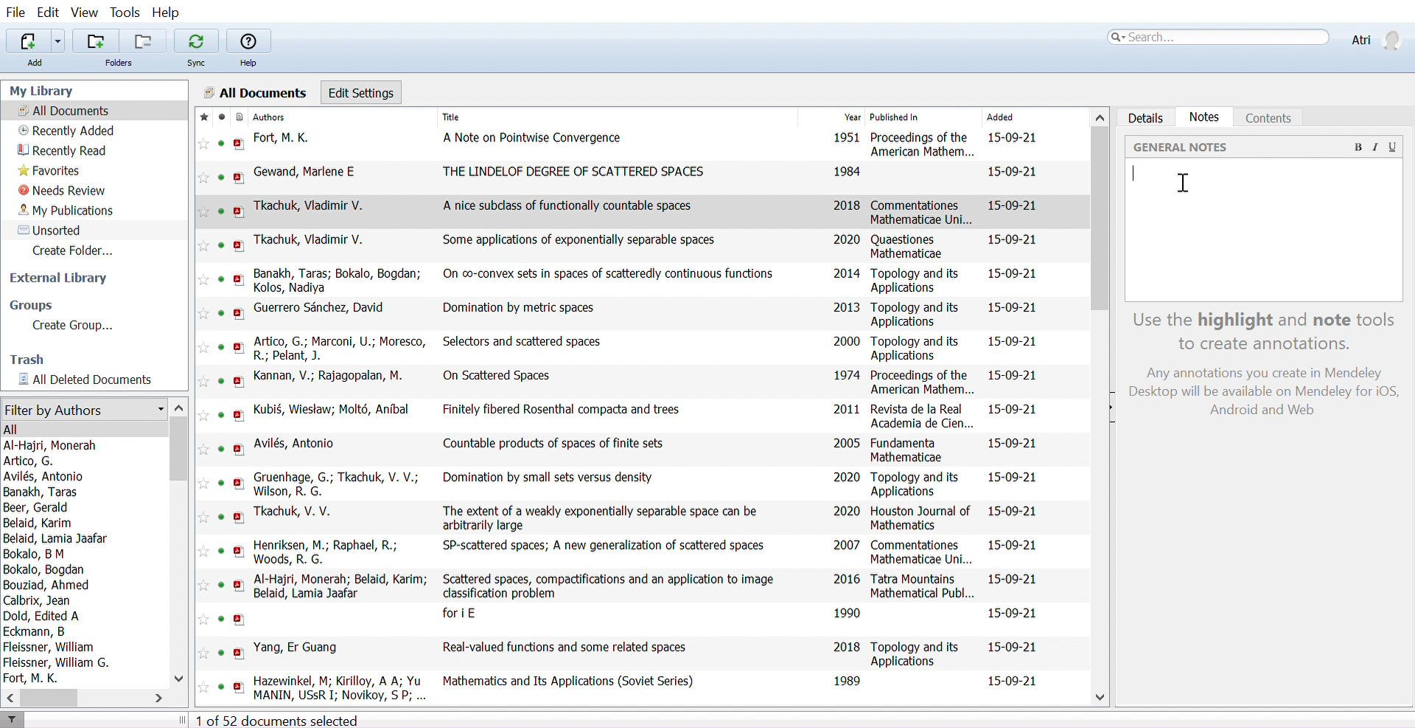 This screenshot has width=1415, height=728. I want to click on Belaid, Karim, so click(40, 524).